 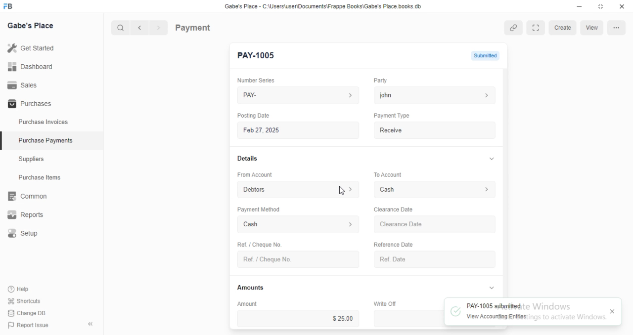 I want to click on Create, so click(x=563, y=28).